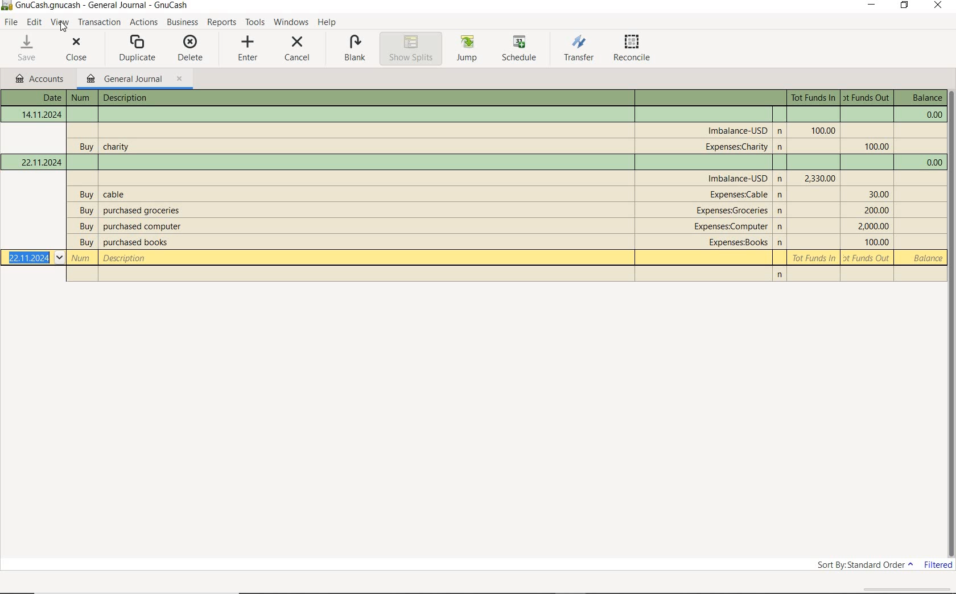 Image resolution: width=956 pixels, height=594 pixels. I want to click on account, so click(739, 195).